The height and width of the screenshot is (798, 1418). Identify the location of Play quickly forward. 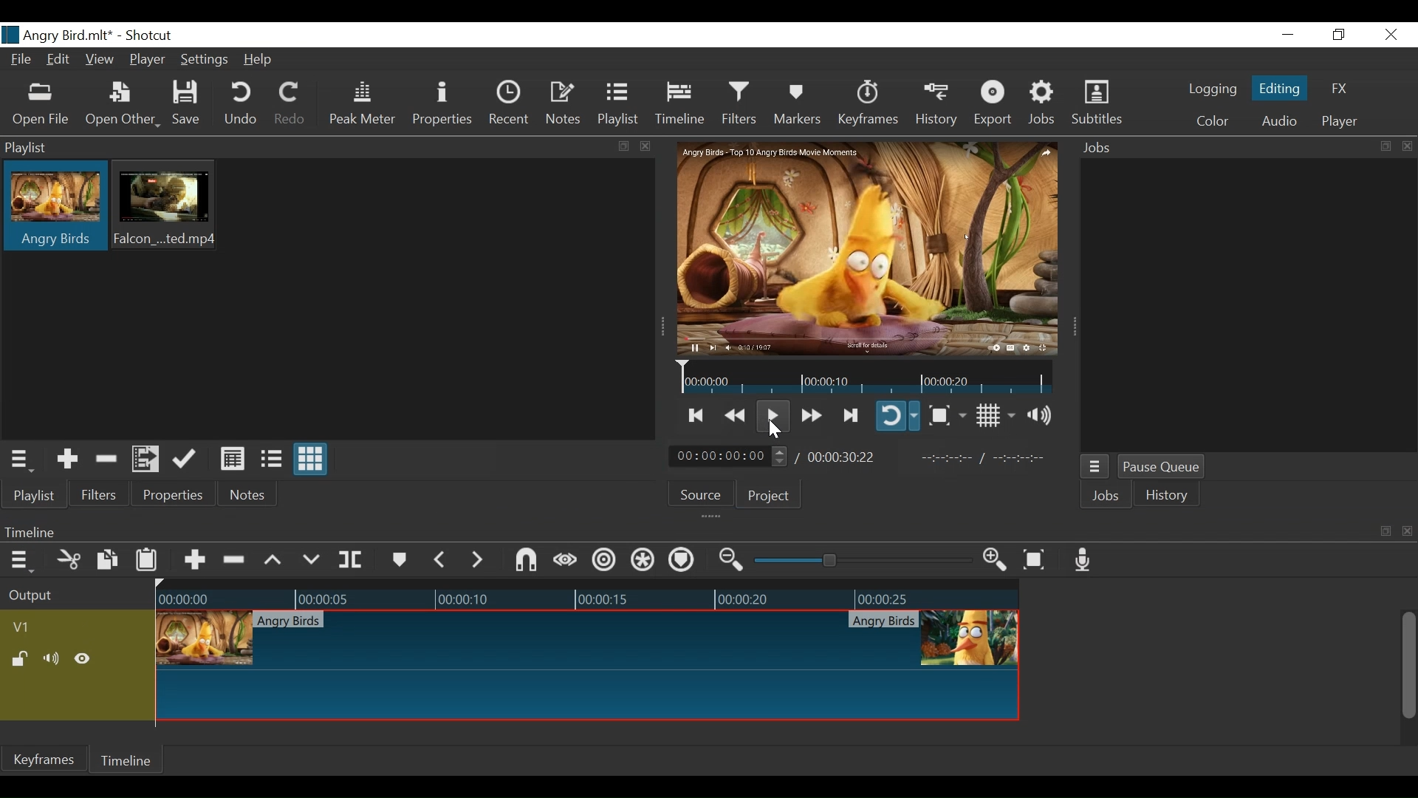
(810, 414).